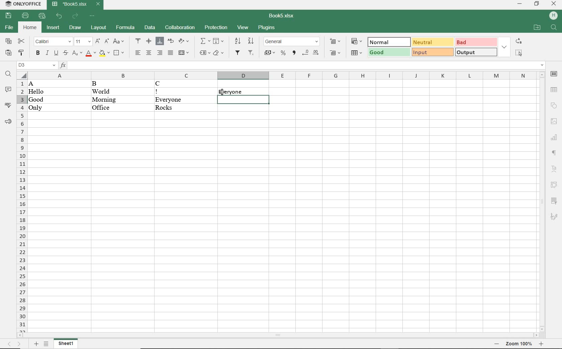  Describe the element at coordinates (185, 108) in the screenshot. I see `Rocks` at that location.